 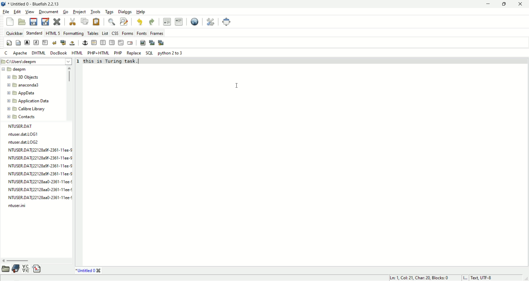 What do you see at coordinates (48, 11) in the screenshot?
I see `document` at bounding box center [48, 11].